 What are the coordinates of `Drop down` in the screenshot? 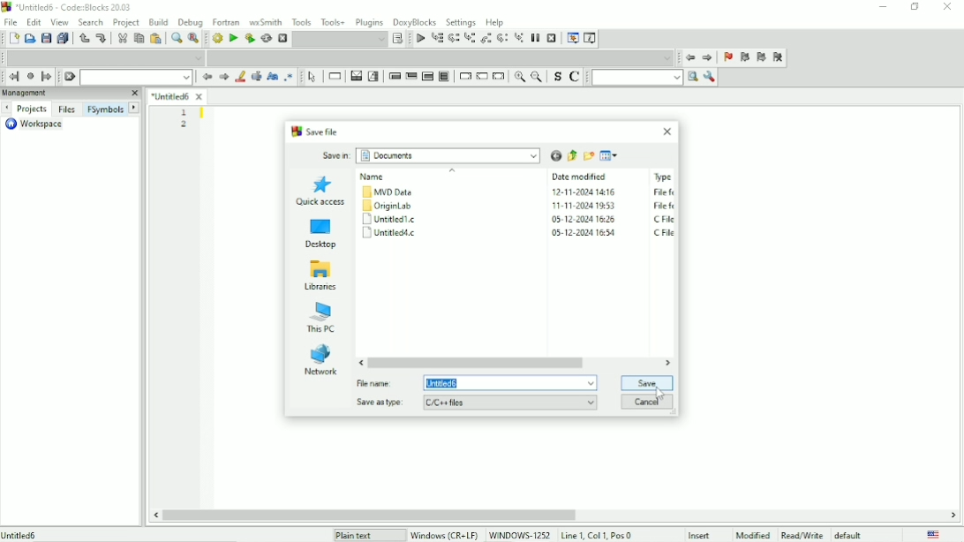 It's located at (135, 78).